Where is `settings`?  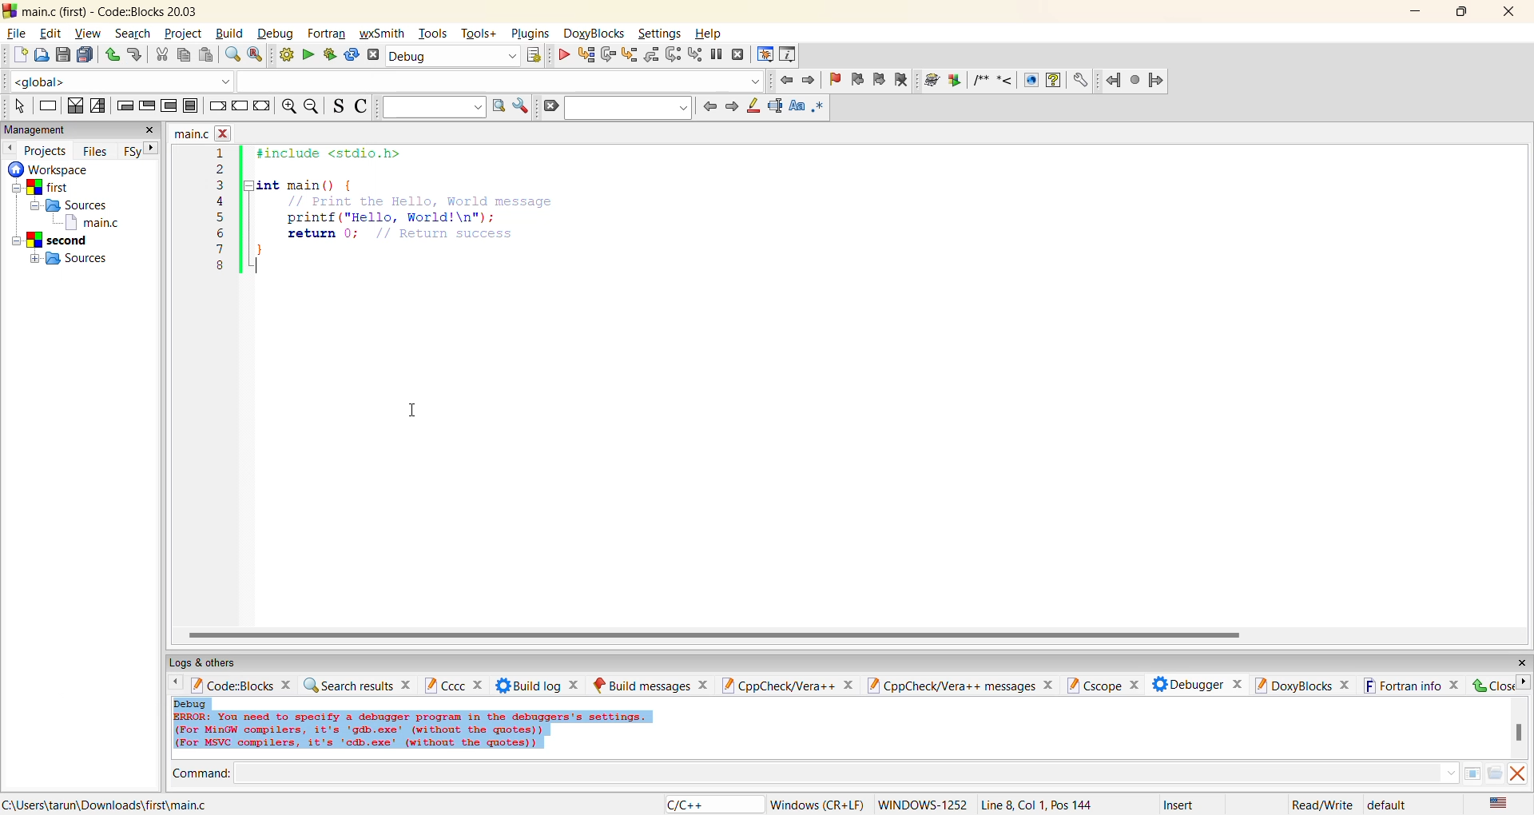
settings is located at coordinates (665, 34).